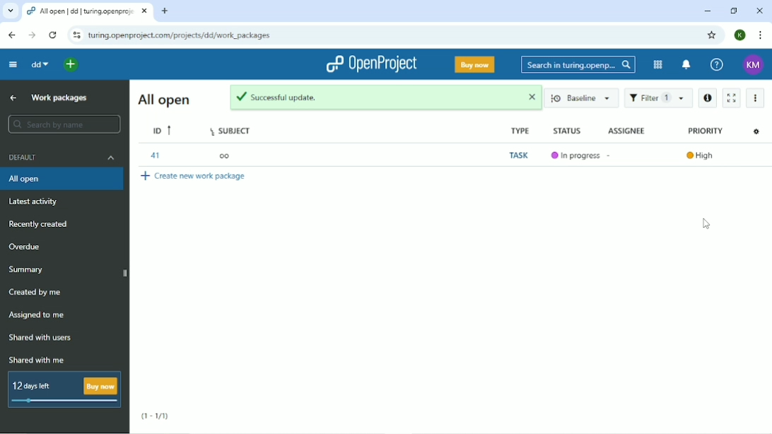 This screenshot has height=434, width=772. I want to click on Activate zen mode, so click(734, 99).